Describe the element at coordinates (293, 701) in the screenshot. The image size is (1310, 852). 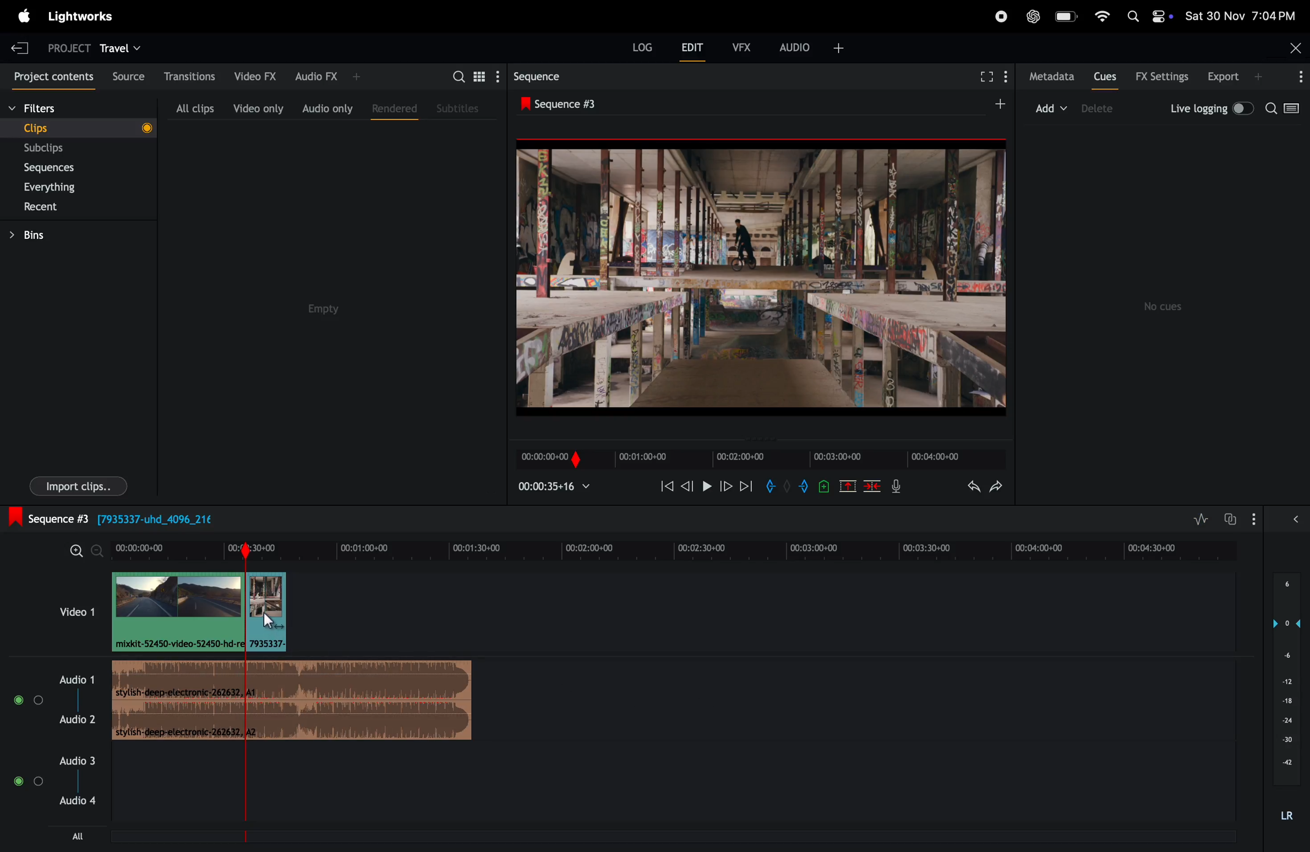
I see `sound track` at that location.